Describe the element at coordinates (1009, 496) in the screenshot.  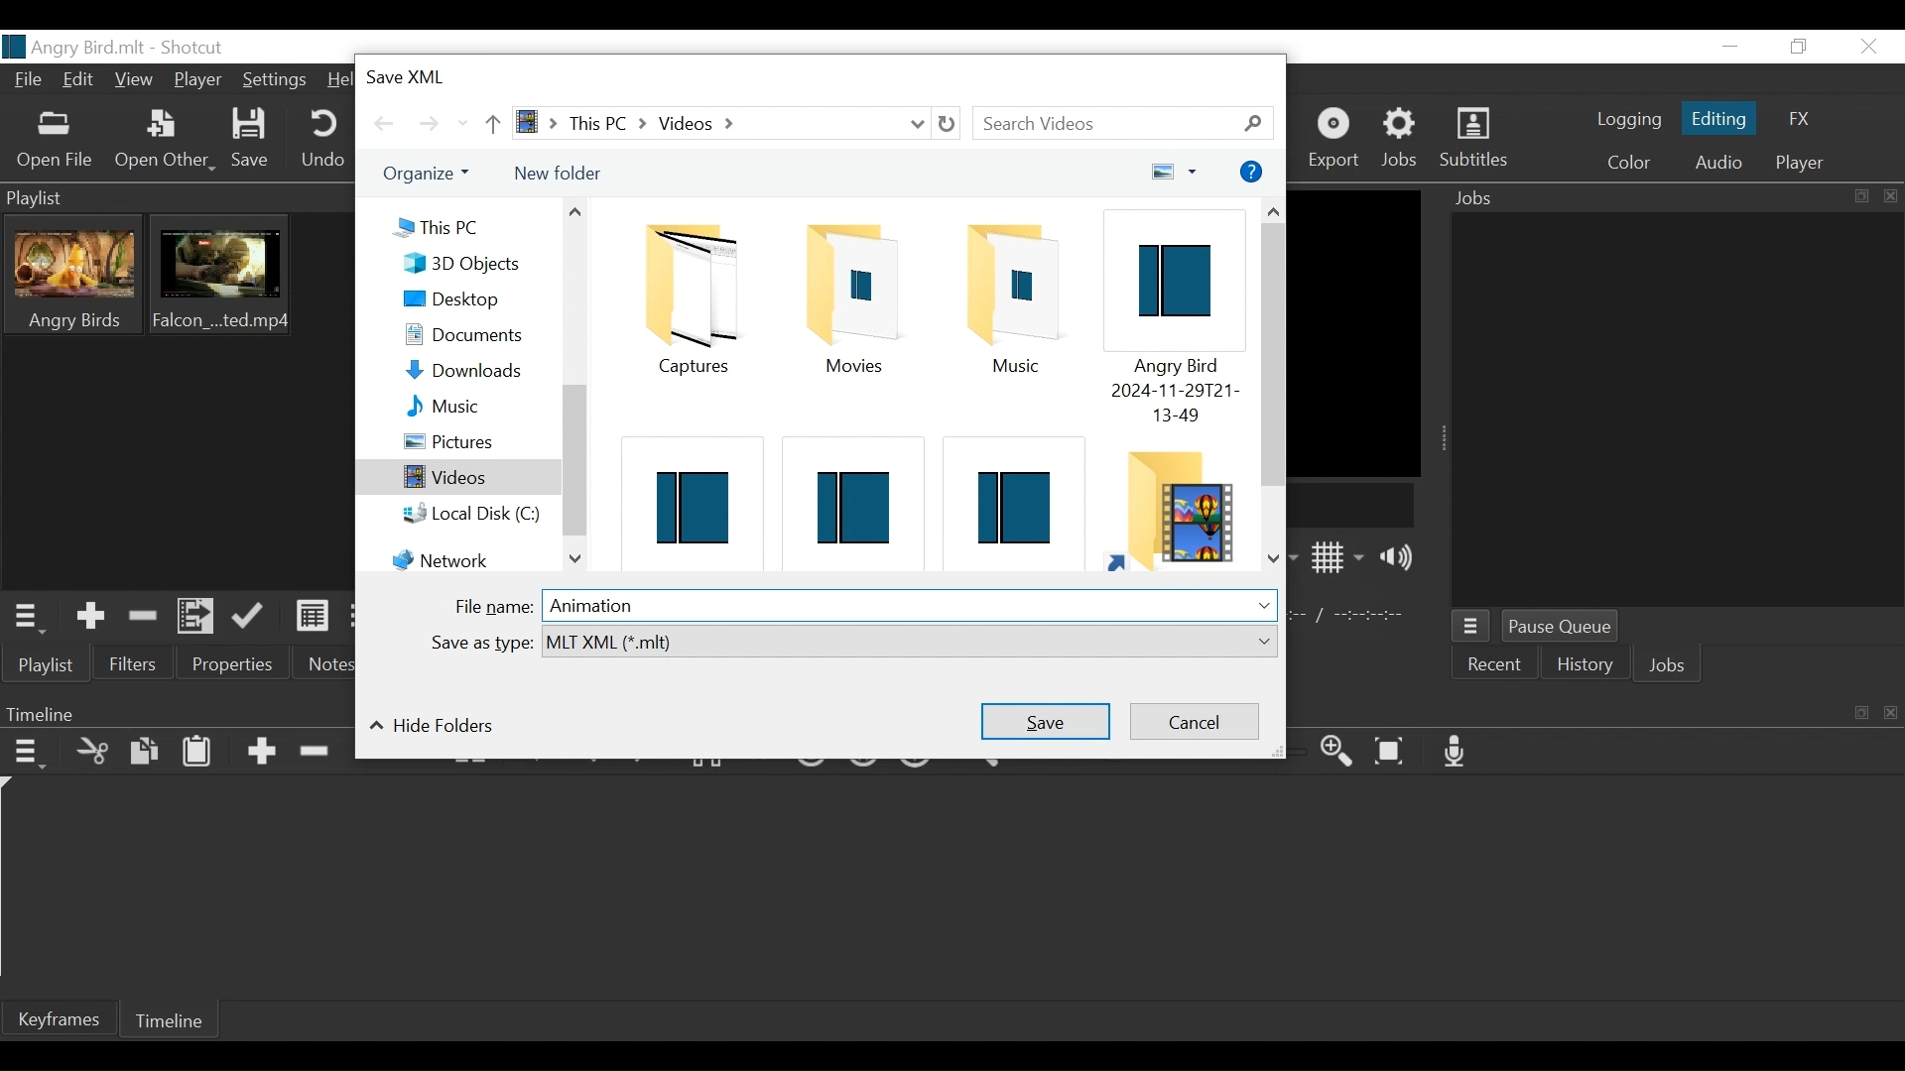
I see `Shotcut File` at that location.